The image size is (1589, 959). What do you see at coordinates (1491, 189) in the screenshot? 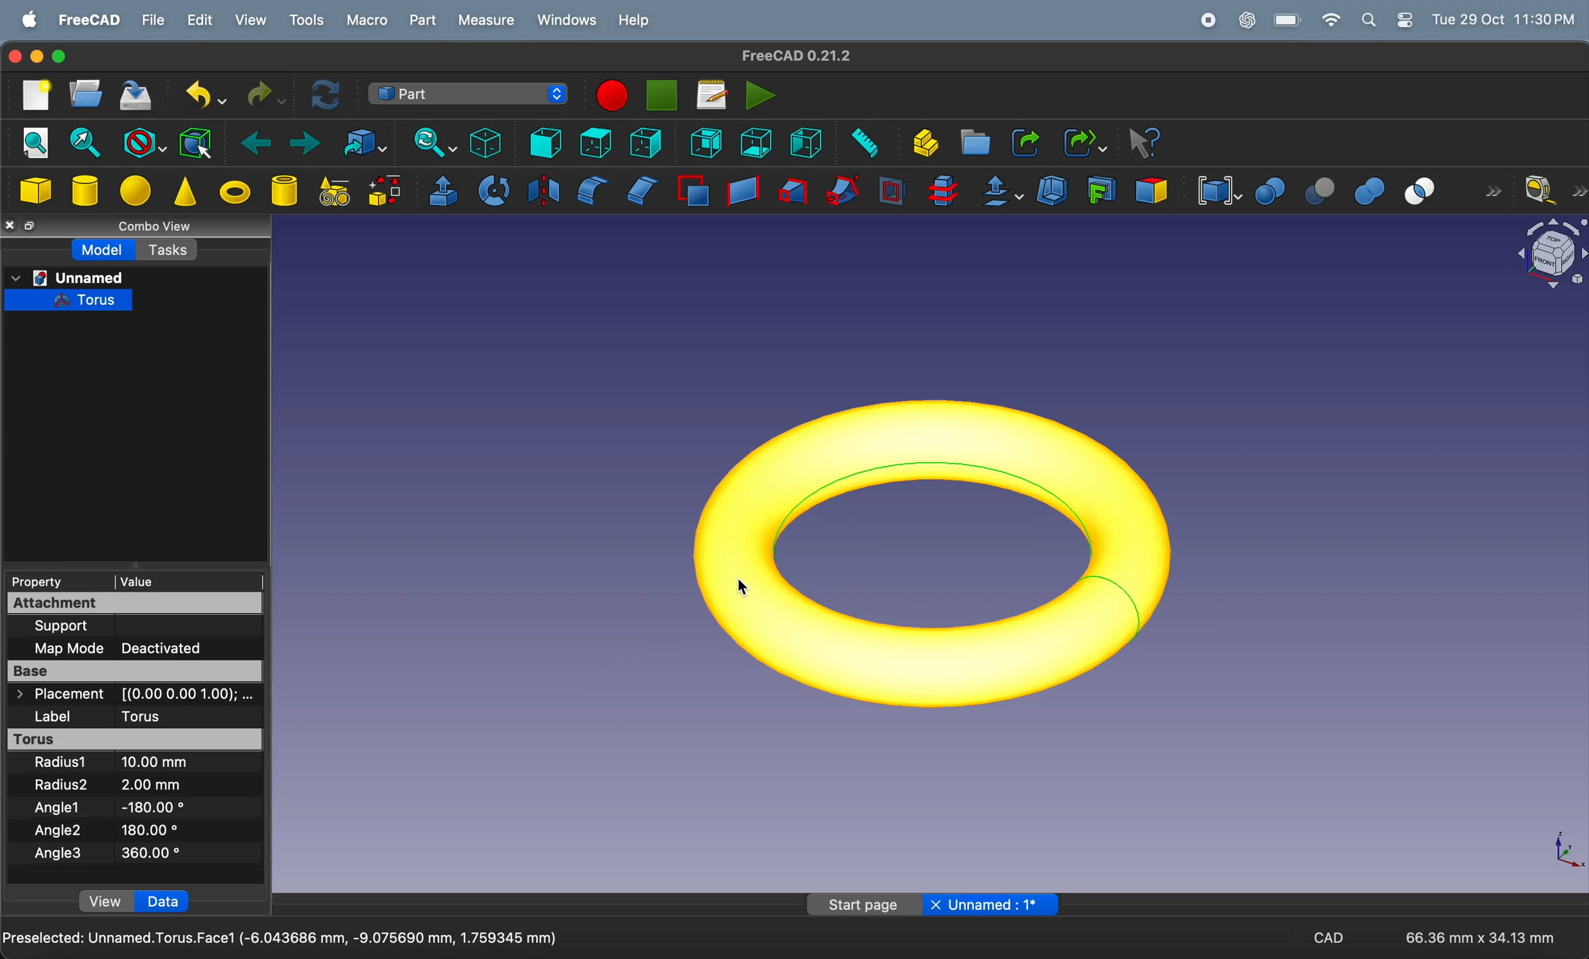
I see `forward` at bounding box center [1491, 189].